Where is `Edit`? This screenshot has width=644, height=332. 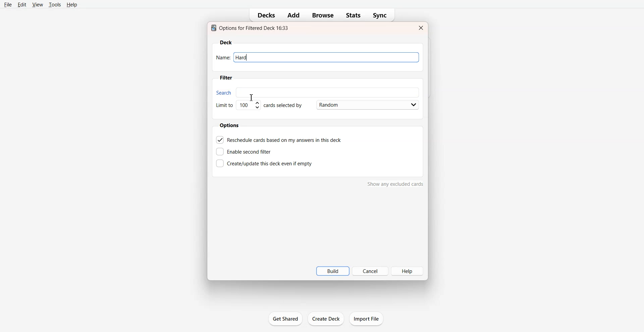 Edit is located at coordinates (22, 5).